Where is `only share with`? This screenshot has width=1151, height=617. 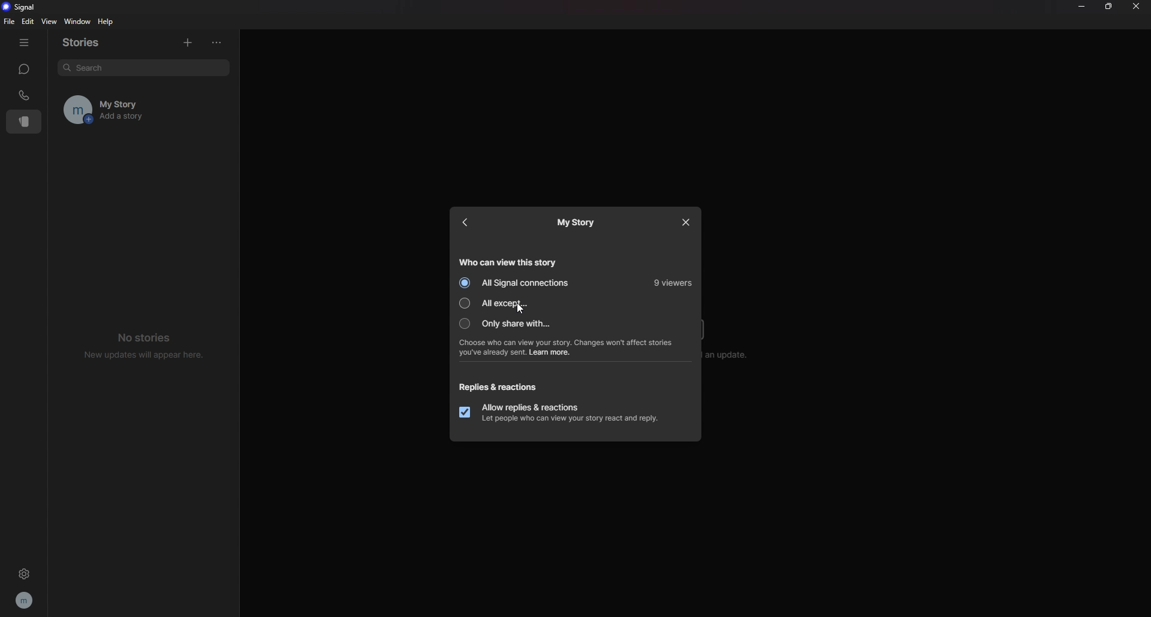
only share with is located at coordinates (513, 323).